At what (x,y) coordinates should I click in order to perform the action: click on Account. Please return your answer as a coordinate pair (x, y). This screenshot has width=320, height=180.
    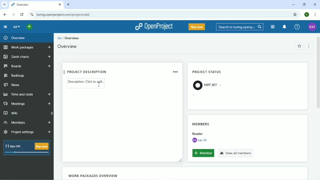
    Looking at the image, I should click on (312, 27).